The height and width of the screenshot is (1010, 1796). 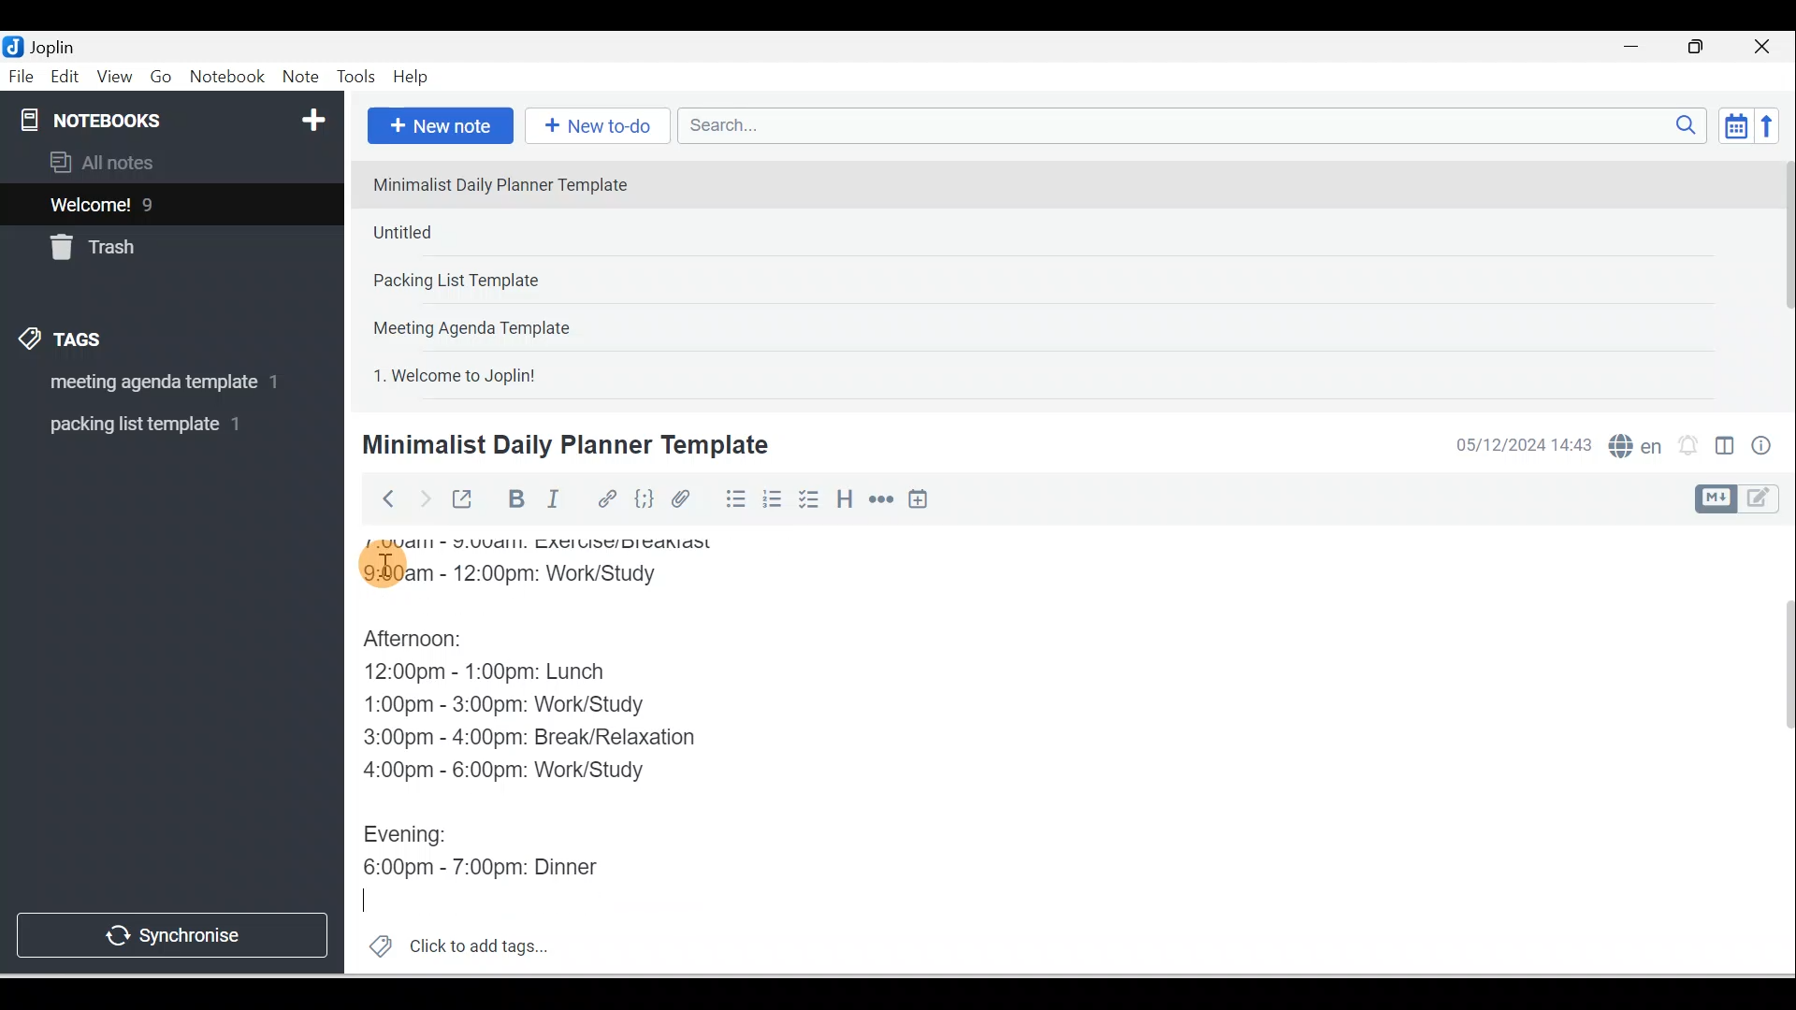 I want to click on 4:00pm - 6:00pm: Work/Study, so click(x=509, y=772).